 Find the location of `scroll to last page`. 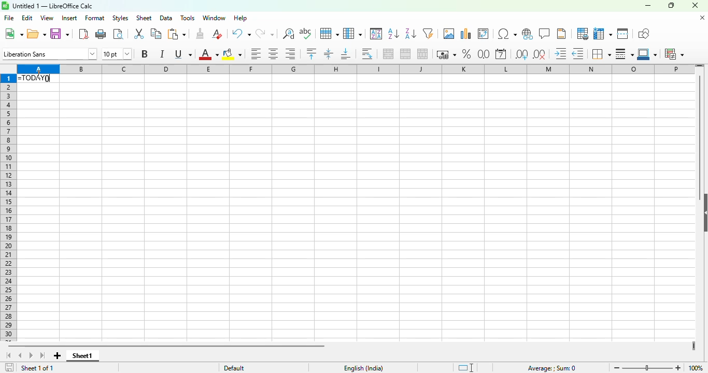

scroll to last page is located at coordinates (43, 356).